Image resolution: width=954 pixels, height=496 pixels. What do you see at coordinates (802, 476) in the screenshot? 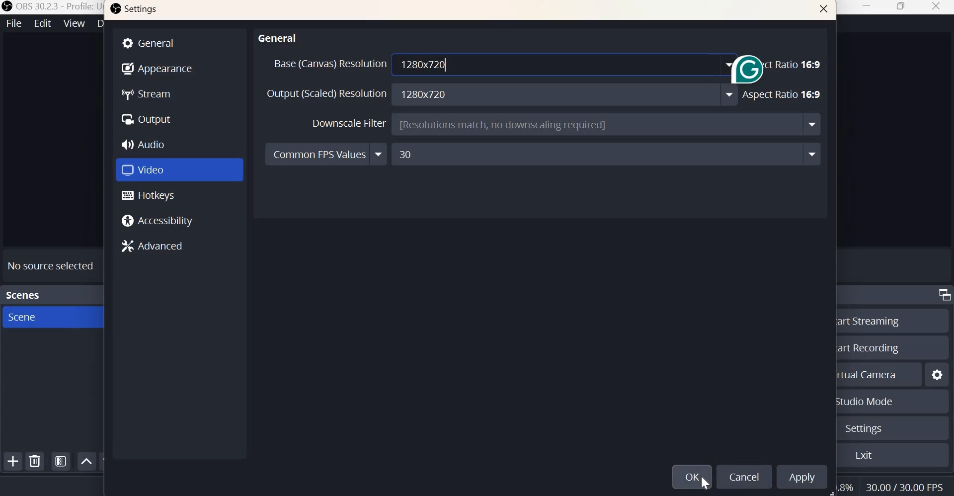
I see `Apply` at bounding box center [802, 476].